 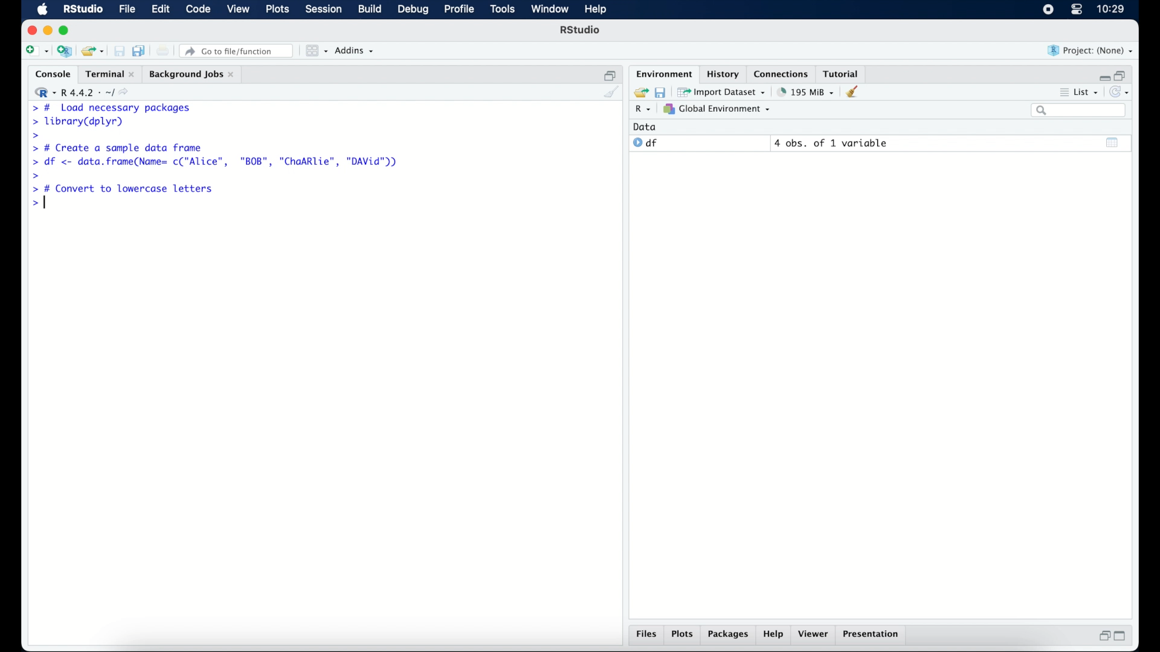 What do you see at coordinates (123, 189) in the screenshot?
I see `> # Convert to lowercase letters|` at bounding box center [123, 189].